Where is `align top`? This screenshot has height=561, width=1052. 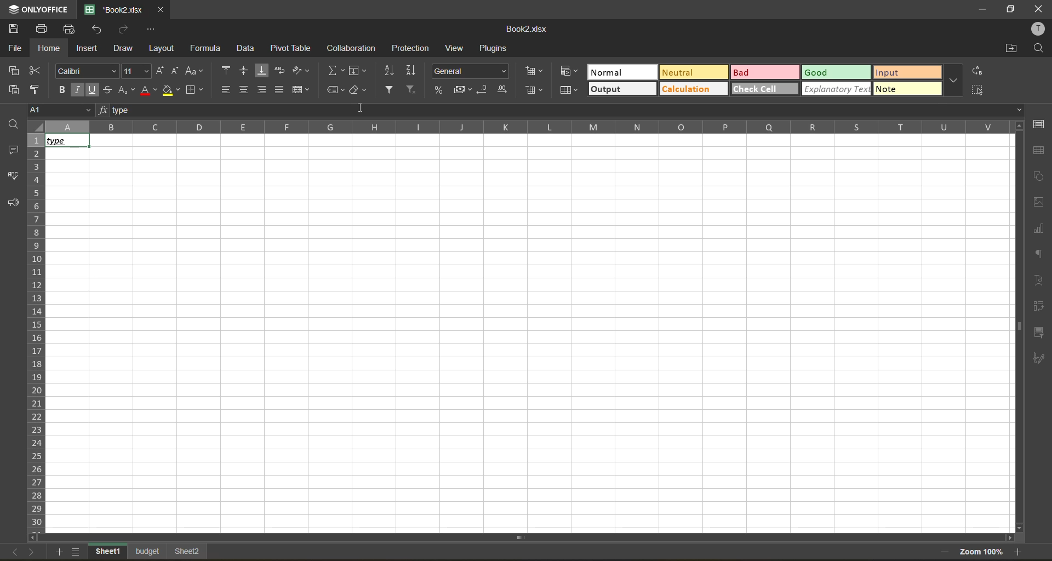
align top is located at coordinates (226, 70).